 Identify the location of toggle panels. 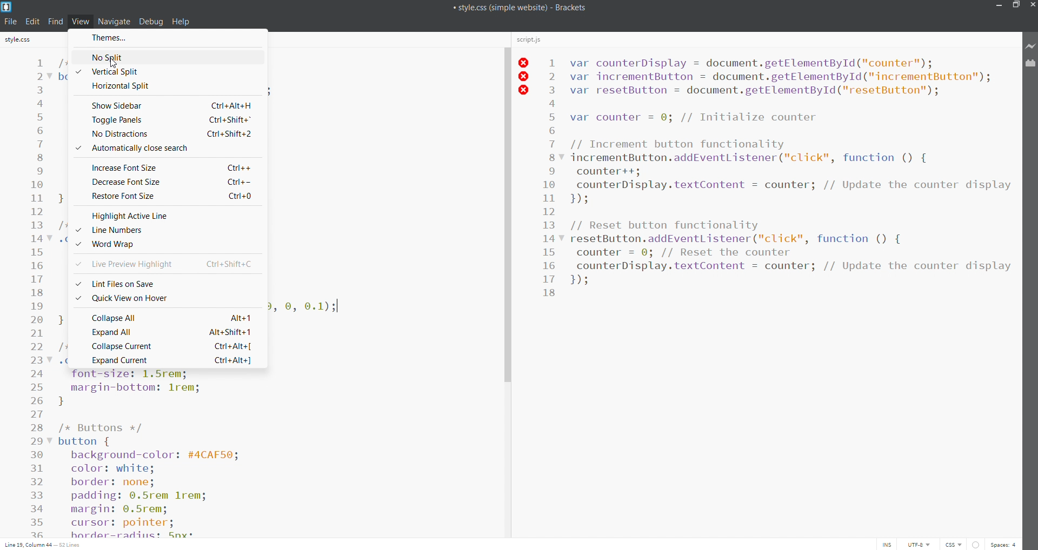
(164, 120).